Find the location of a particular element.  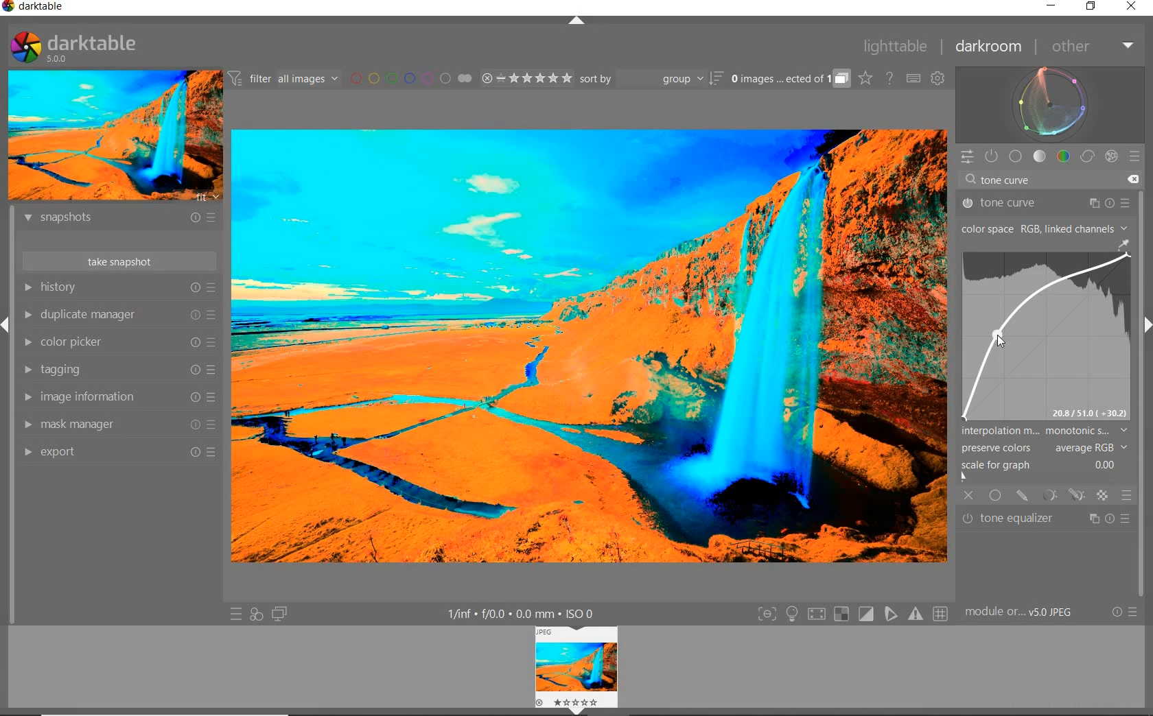

QUICK ACCESS TO PRESET is located at coordinates (235, 613).